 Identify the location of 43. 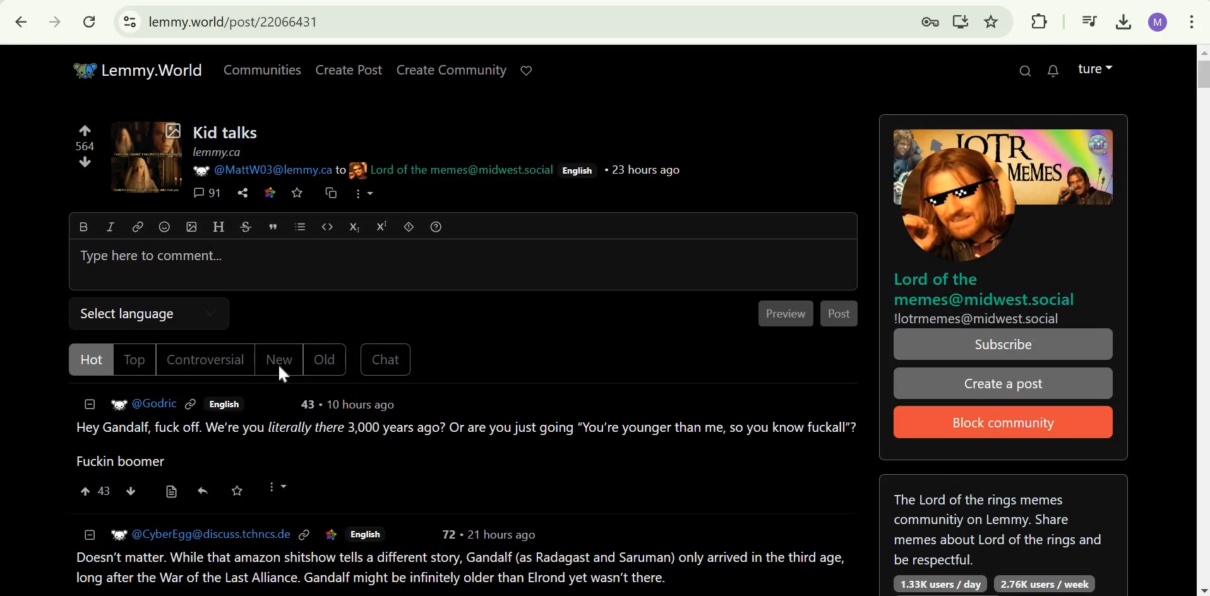
(311, 404).